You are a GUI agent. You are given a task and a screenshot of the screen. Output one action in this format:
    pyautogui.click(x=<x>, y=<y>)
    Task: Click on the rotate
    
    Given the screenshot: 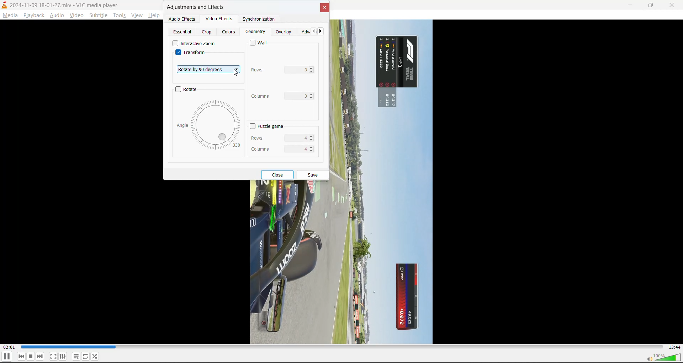 What is the action you would take?
    pyautogui.click(x=187, y=90)
    